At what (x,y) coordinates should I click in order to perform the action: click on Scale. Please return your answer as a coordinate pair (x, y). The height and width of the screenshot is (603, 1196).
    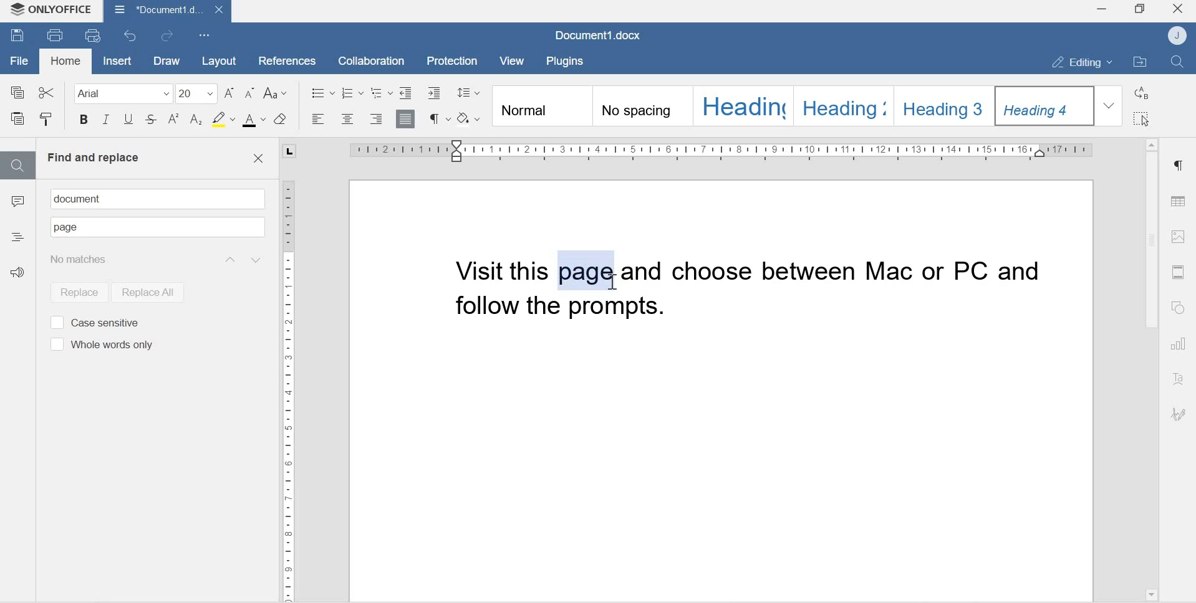
    Looking at the image, I should click on (709, 150).